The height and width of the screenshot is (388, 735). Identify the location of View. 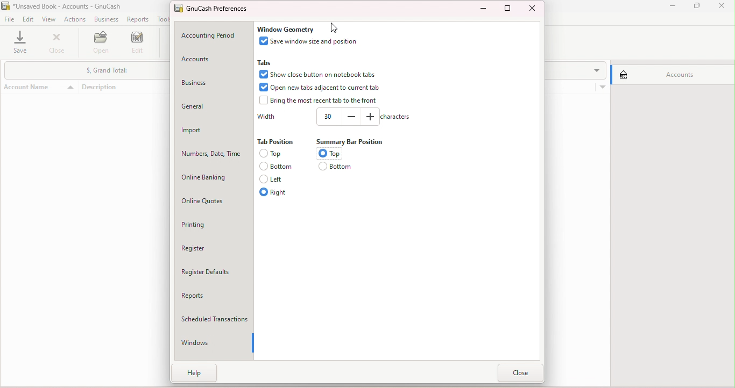
(49, 20).